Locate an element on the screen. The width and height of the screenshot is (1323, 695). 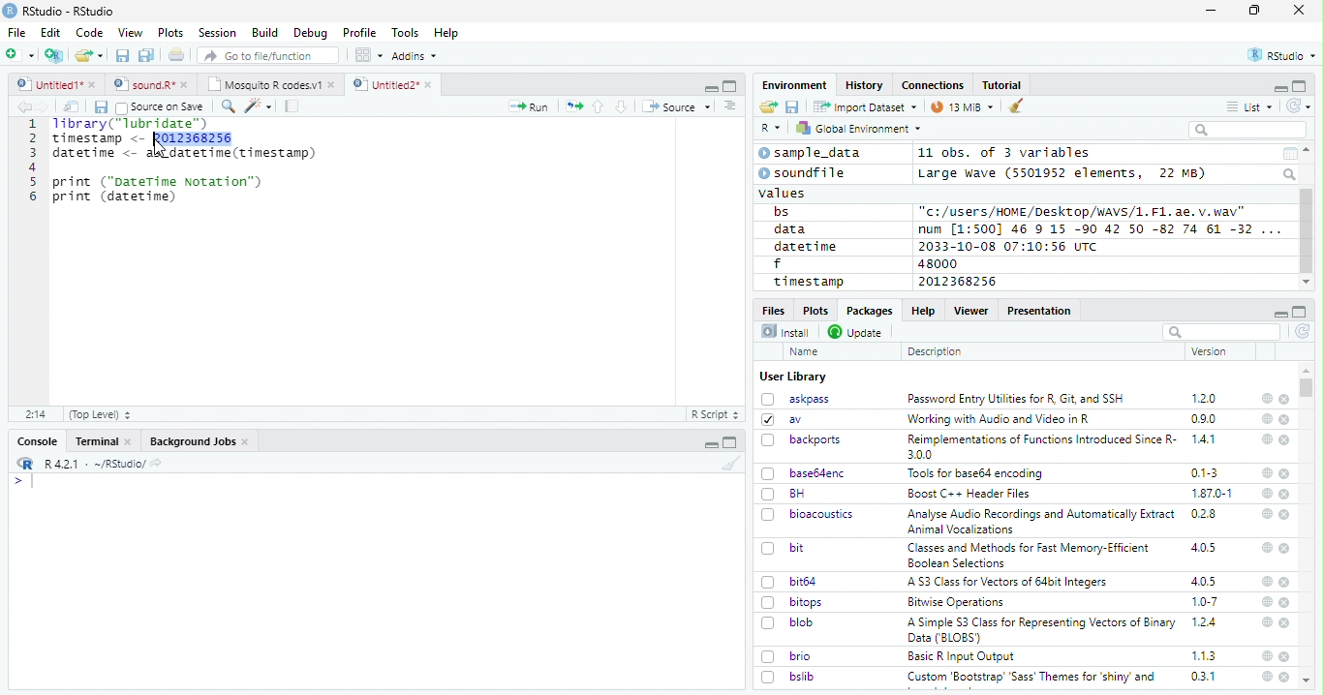
values is located at coordinates (784, 192).